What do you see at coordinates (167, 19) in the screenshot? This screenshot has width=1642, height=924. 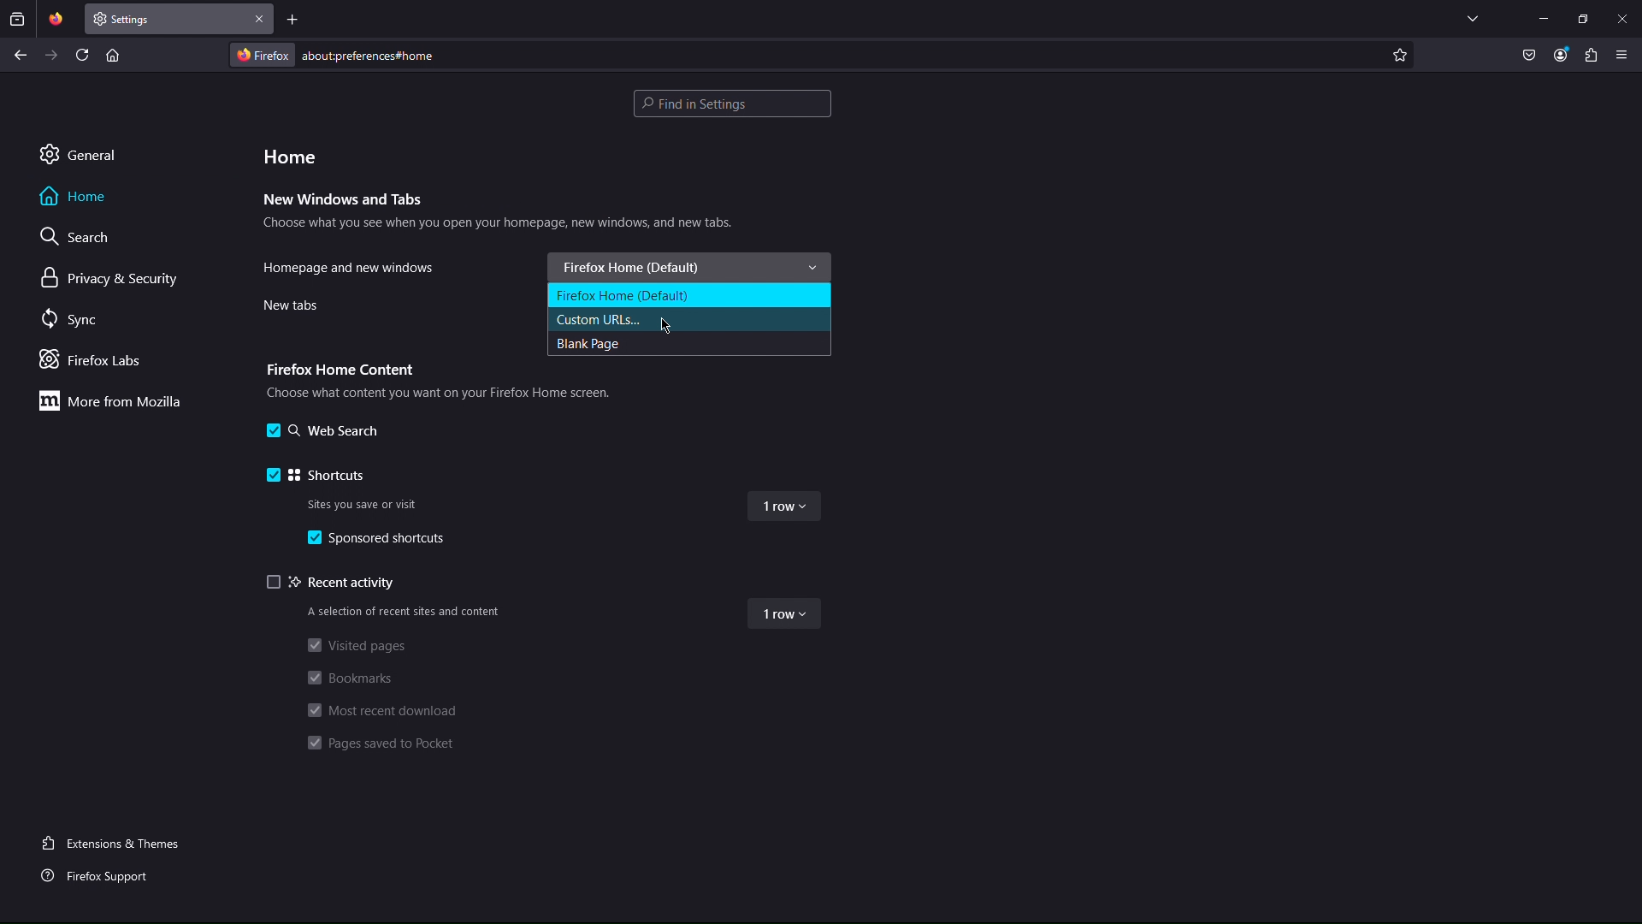 I see `New Tab` at bounding box center [167, 19].